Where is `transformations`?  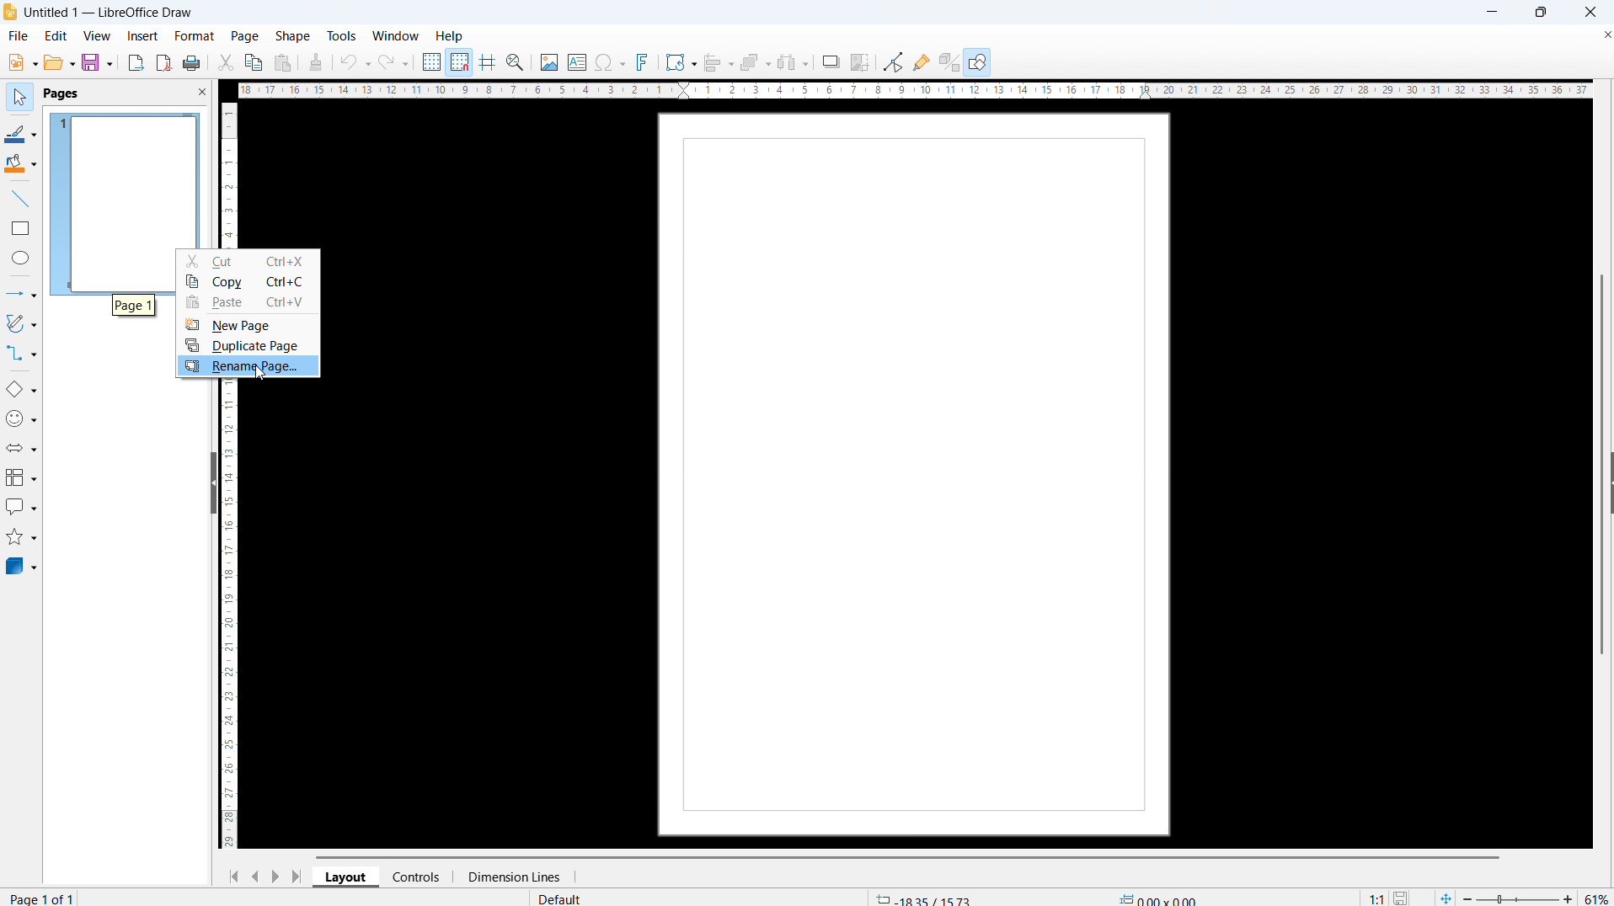
transformations is located at coordinates (681, 61).